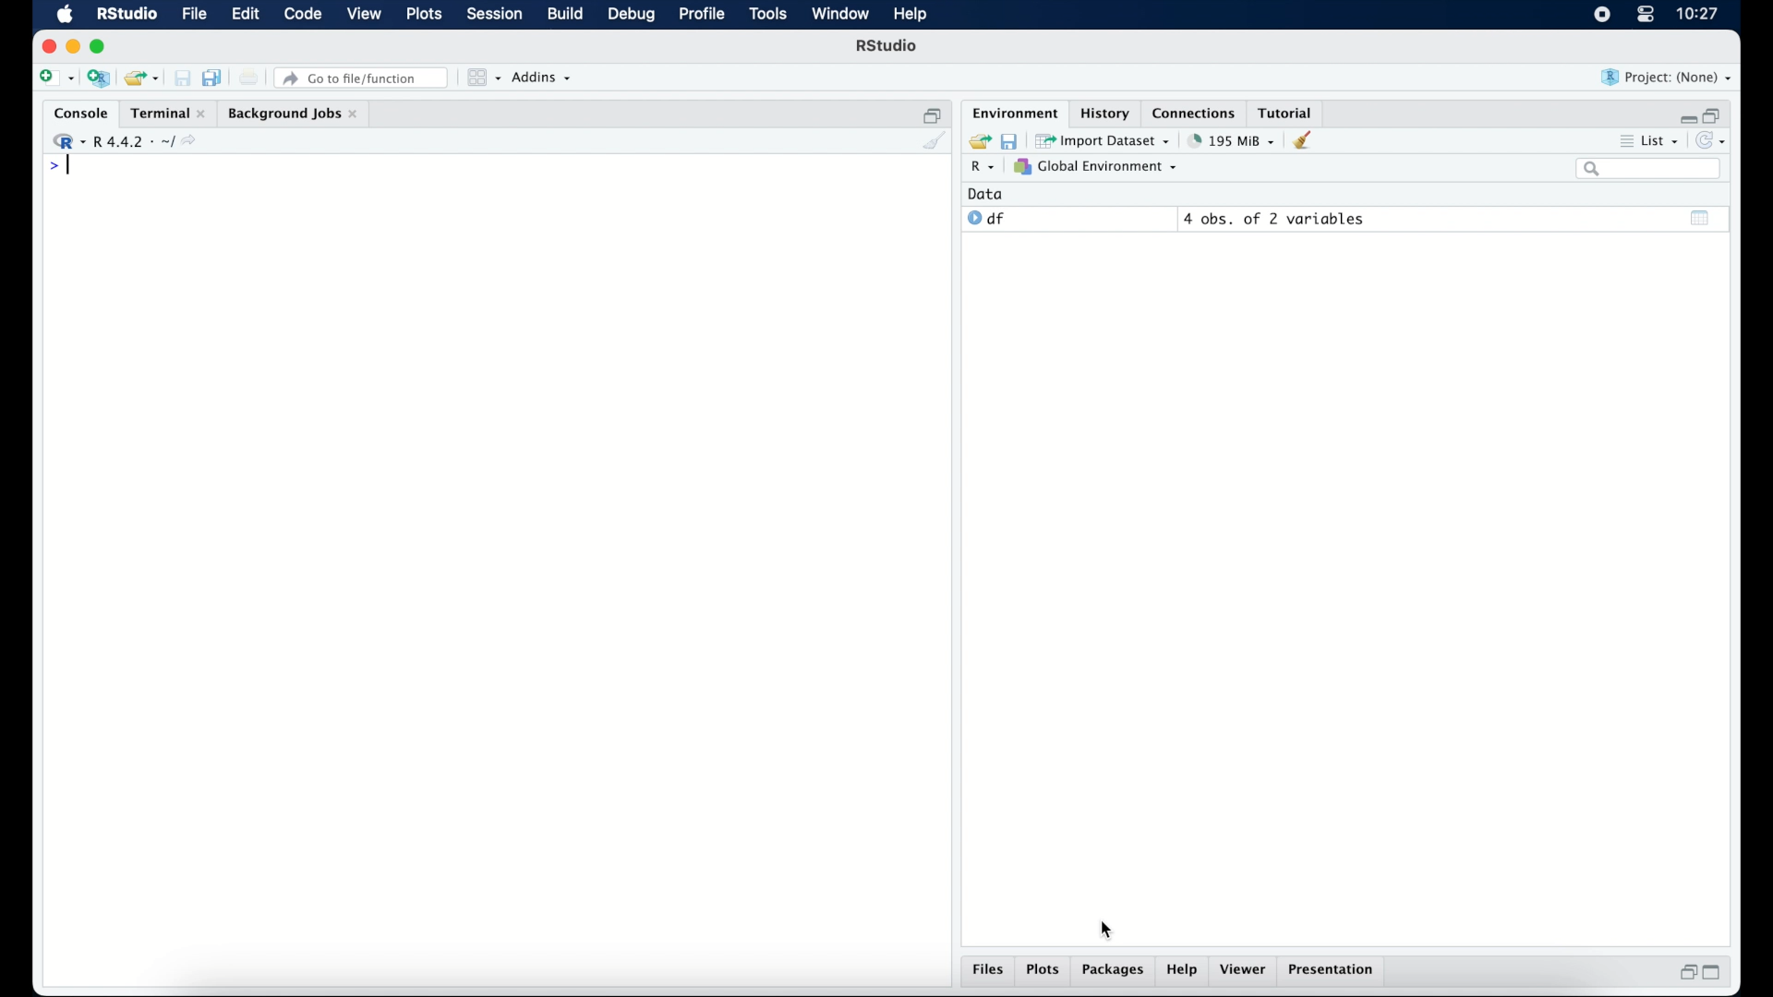  What do you see at coordinates (1230, 139) in the screenshot?
I see `195 MB` at bounding box center [1230, 139].